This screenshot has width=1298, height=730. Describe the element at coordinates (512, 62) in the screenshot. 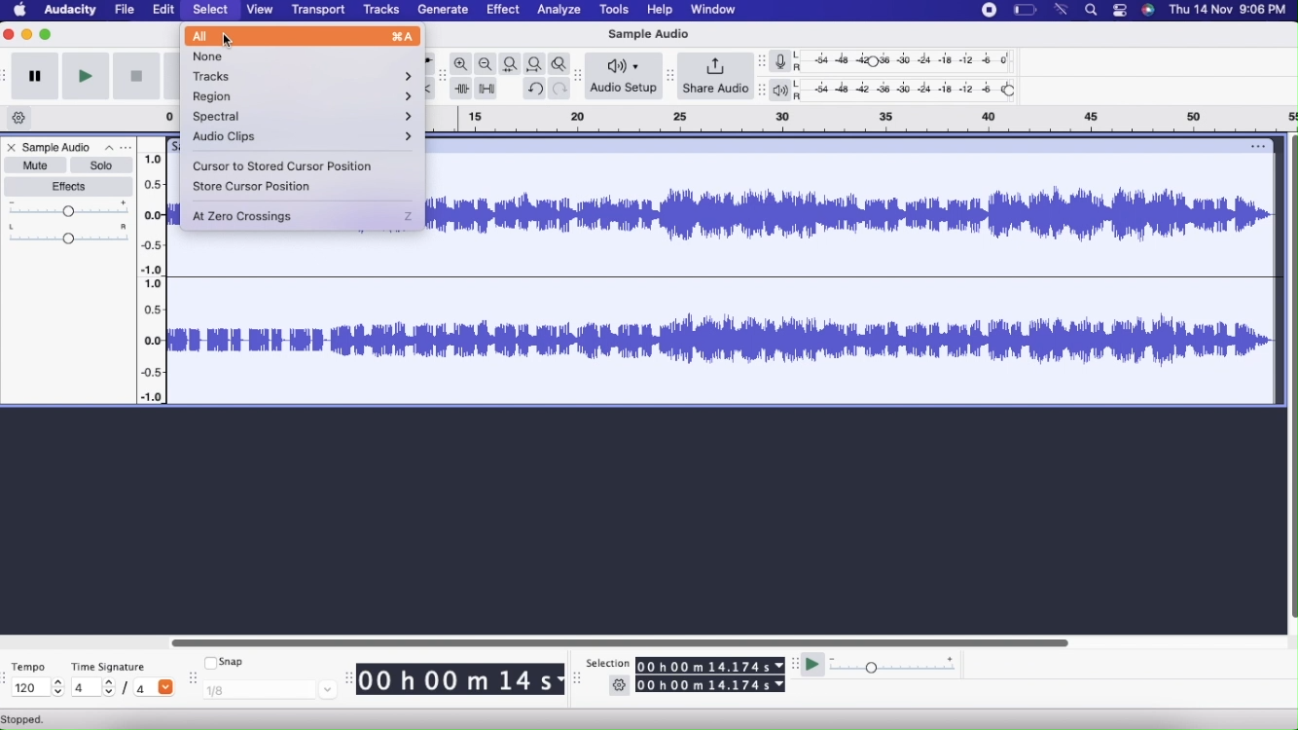

I see `Fit selection to width` at that location.